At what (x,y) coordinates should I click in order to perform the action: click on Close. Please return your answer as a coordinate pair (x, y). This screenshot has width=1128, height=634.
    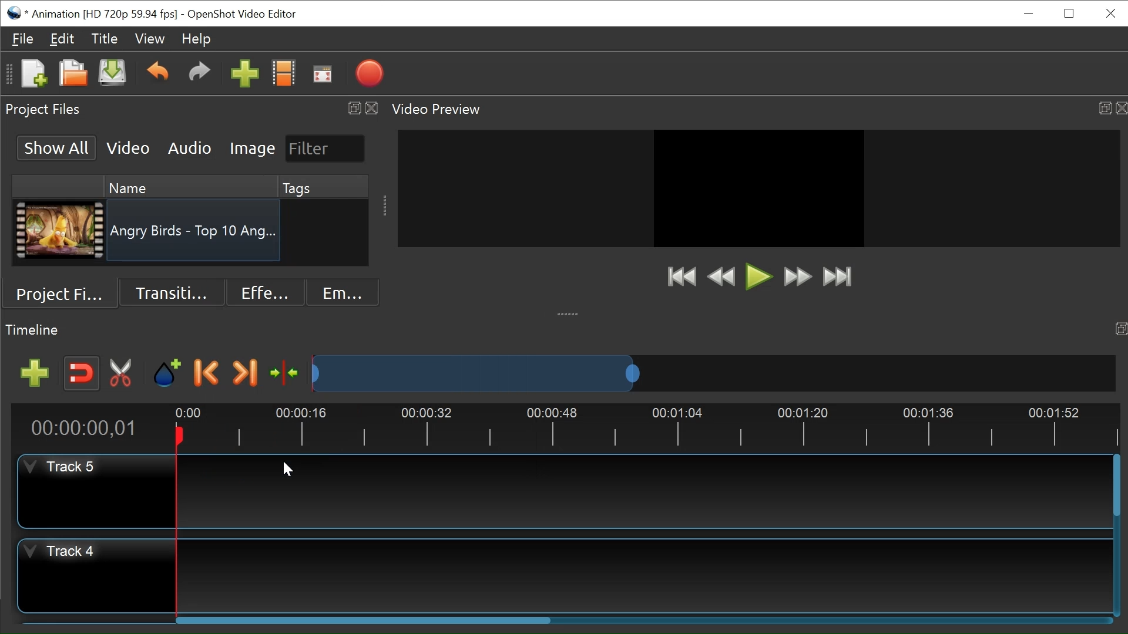
    Looking at the image, I should click on (1109, 14).